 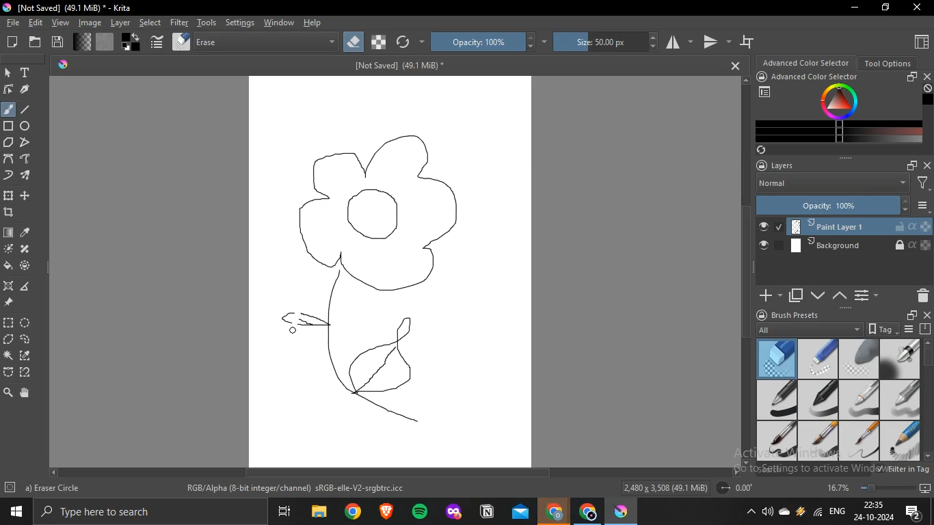 I want to click on polygonal selection tool, so click(x=10, y=339).